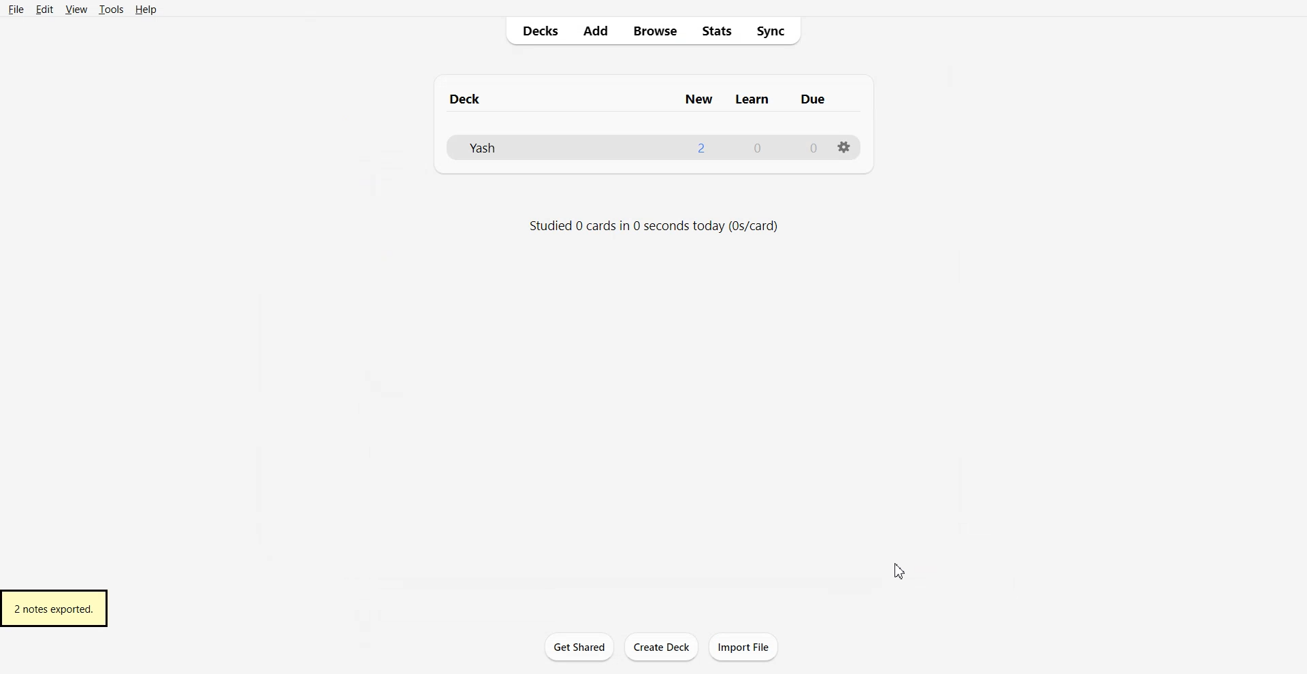  I want to click on Edit, so click(45, 9).